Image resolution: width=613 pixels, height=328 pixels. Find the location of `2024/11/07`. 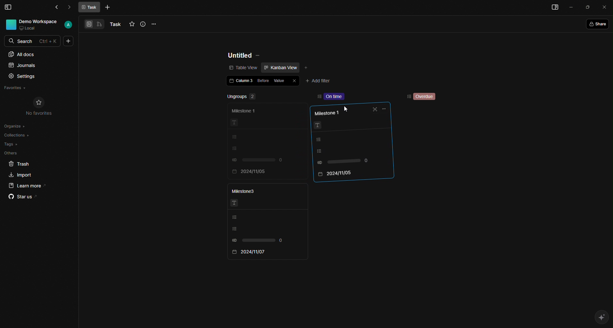

2024/11/07 is located at coordinates (249, 252).